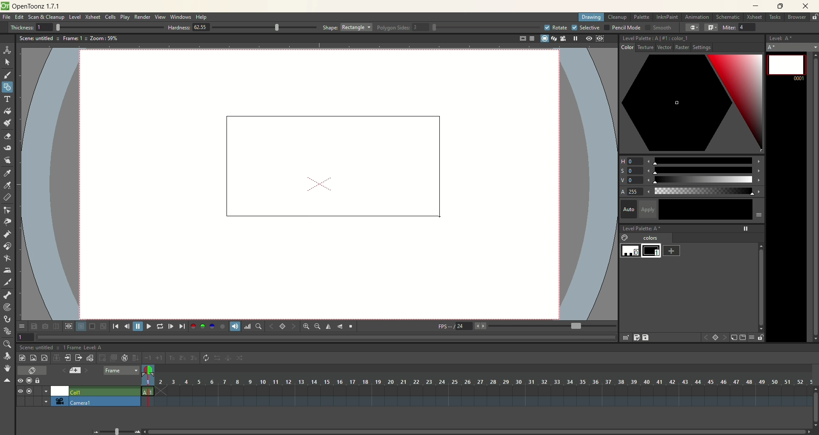 This screenshot has height=435, width=819. I want to click on fill tool, so click(7, 111).